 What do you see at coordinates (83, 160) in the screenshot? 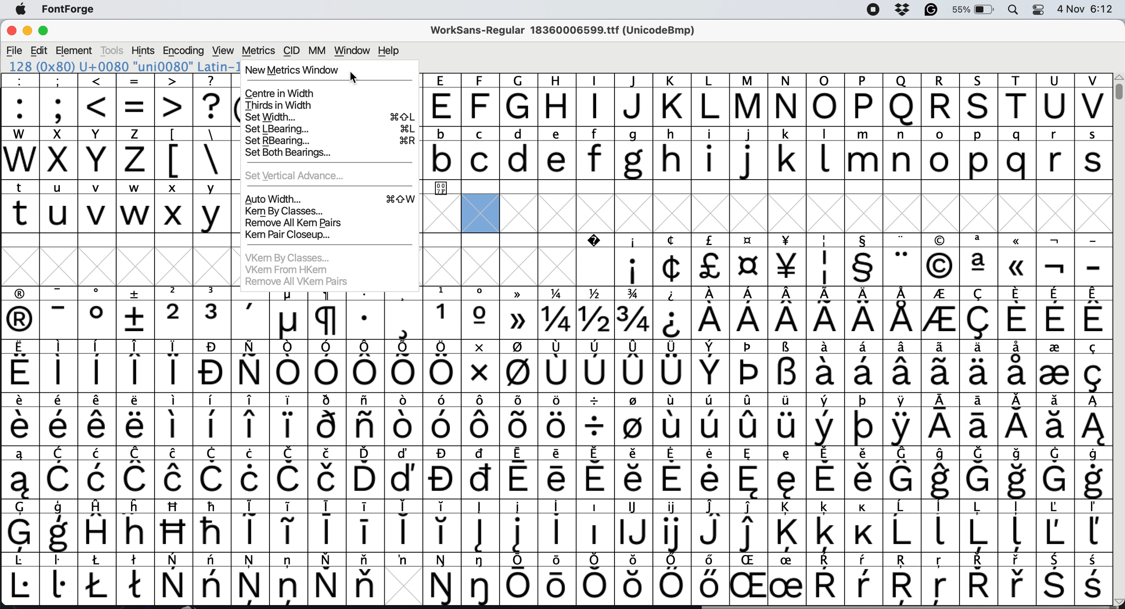
I see `uppercase letters` at bounding box center [83, 160].